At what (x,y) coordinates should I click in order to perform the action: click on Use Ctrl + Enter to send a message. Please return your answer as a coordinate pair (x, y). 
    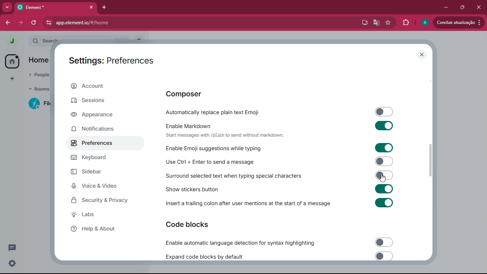
    Looking at the image, I should click on (281, 161).